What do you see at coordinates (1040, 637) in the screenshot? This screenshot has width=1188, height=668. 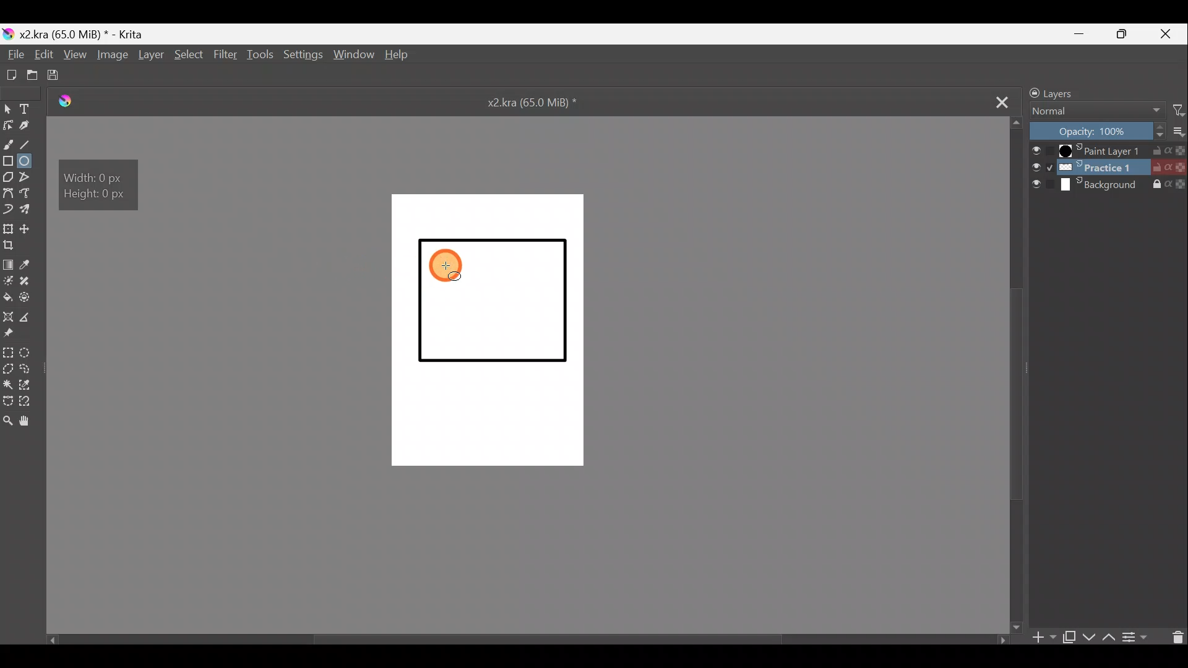 I see `Add layer` at bounding box center [1040, 637].